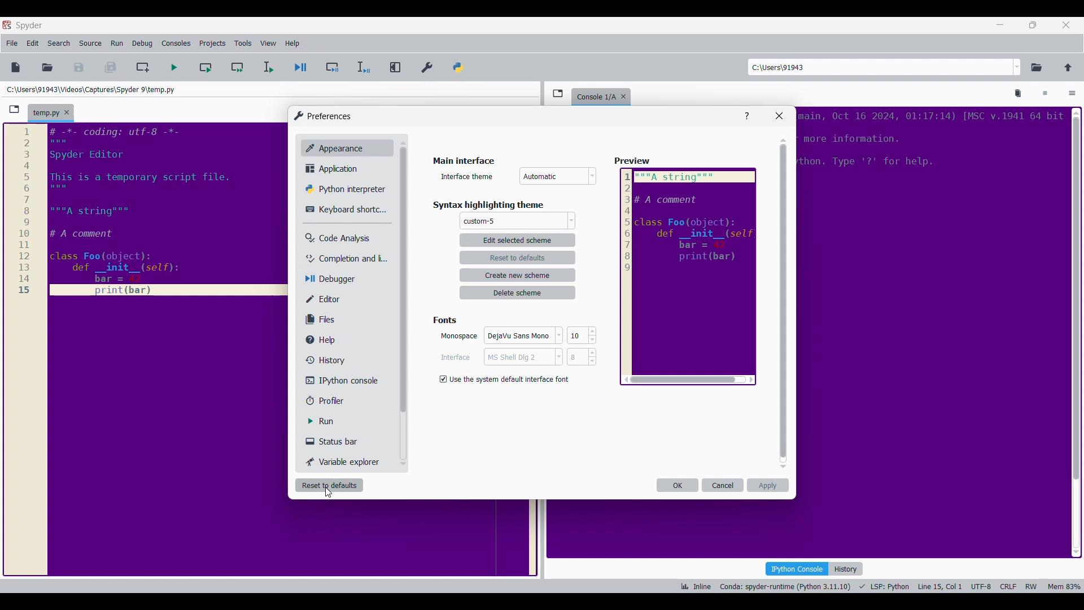 This screenshot has height=610, width=1084. What do you see at coordinates (693, 585) in the screenshot?
I see `ik Inline` at bounding box center [693, 585].